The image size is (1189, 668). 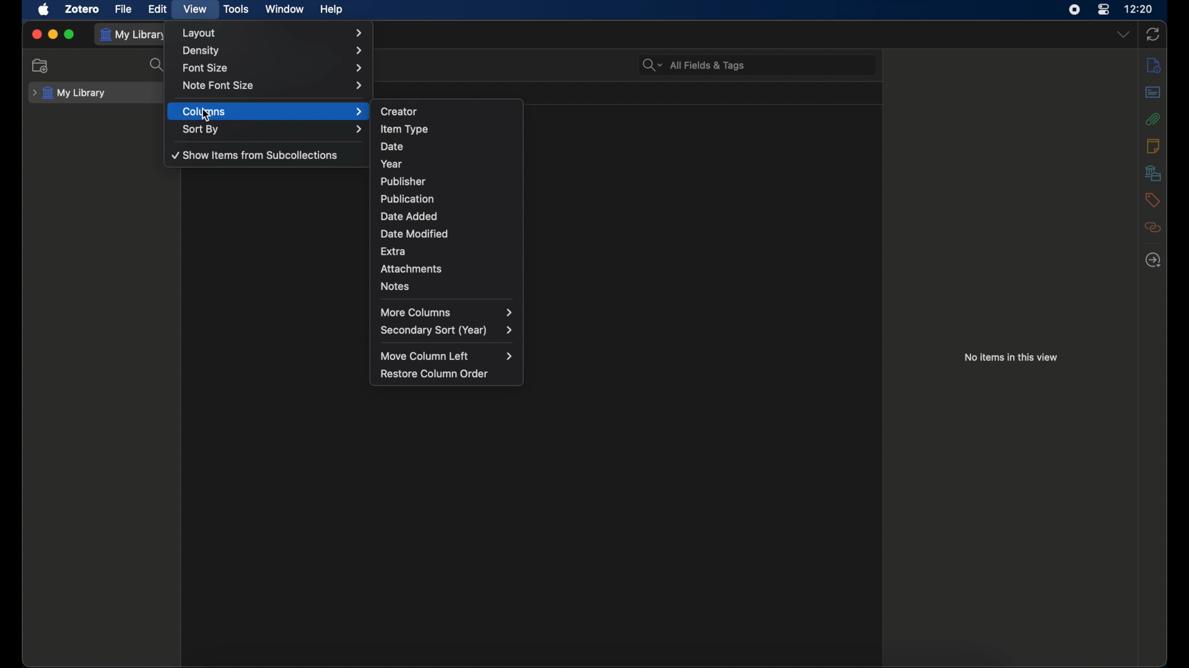 What do you see at coordinates (1104, 9) in the screenshot?
I see `control center` at bounding box center [1104, 9].